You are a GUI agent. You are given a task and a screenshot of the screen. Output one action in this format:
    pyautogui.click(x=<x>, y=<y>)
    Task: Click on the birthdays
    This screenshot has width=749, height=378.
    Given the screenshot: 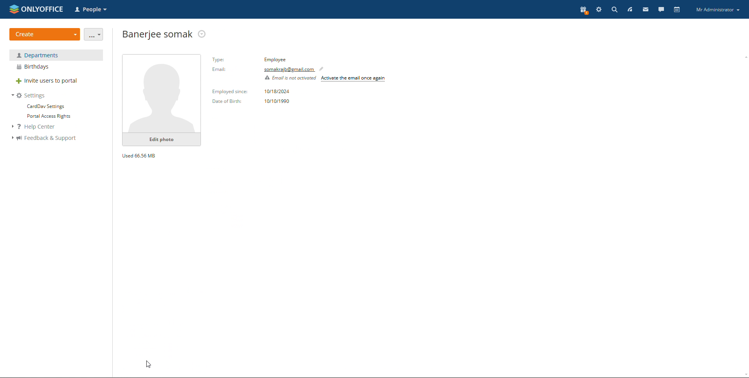 What is the action you would take?
    pyautogui.click(x=56, y=67)
    